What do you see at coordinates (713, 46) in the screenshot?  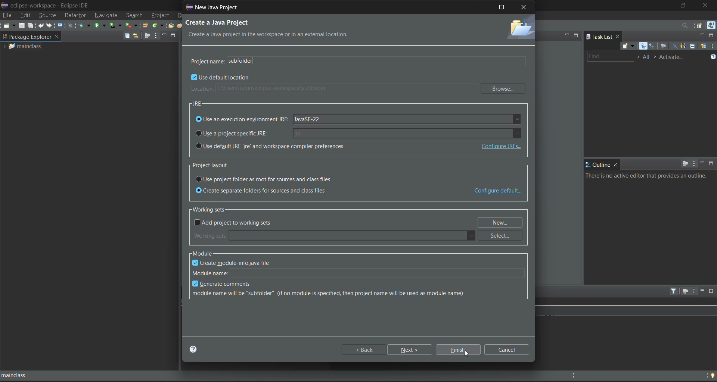 I see `view menu` at bounding box center [713, 46].